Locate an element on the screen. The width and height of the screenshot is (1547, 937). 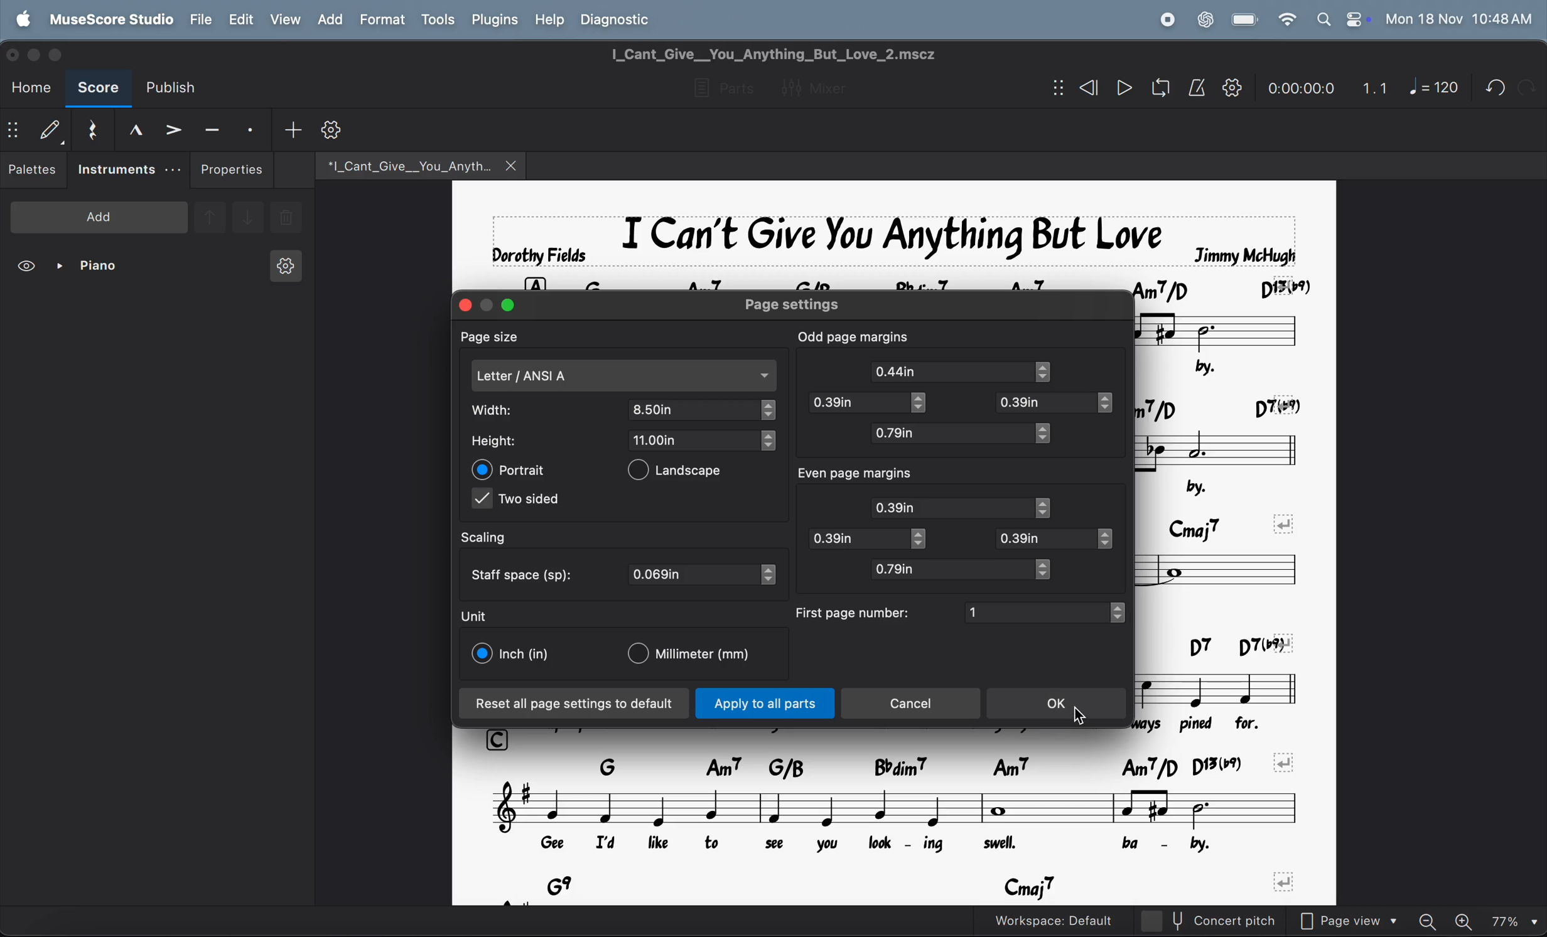
toggle is located at coordinates (1052, 373).